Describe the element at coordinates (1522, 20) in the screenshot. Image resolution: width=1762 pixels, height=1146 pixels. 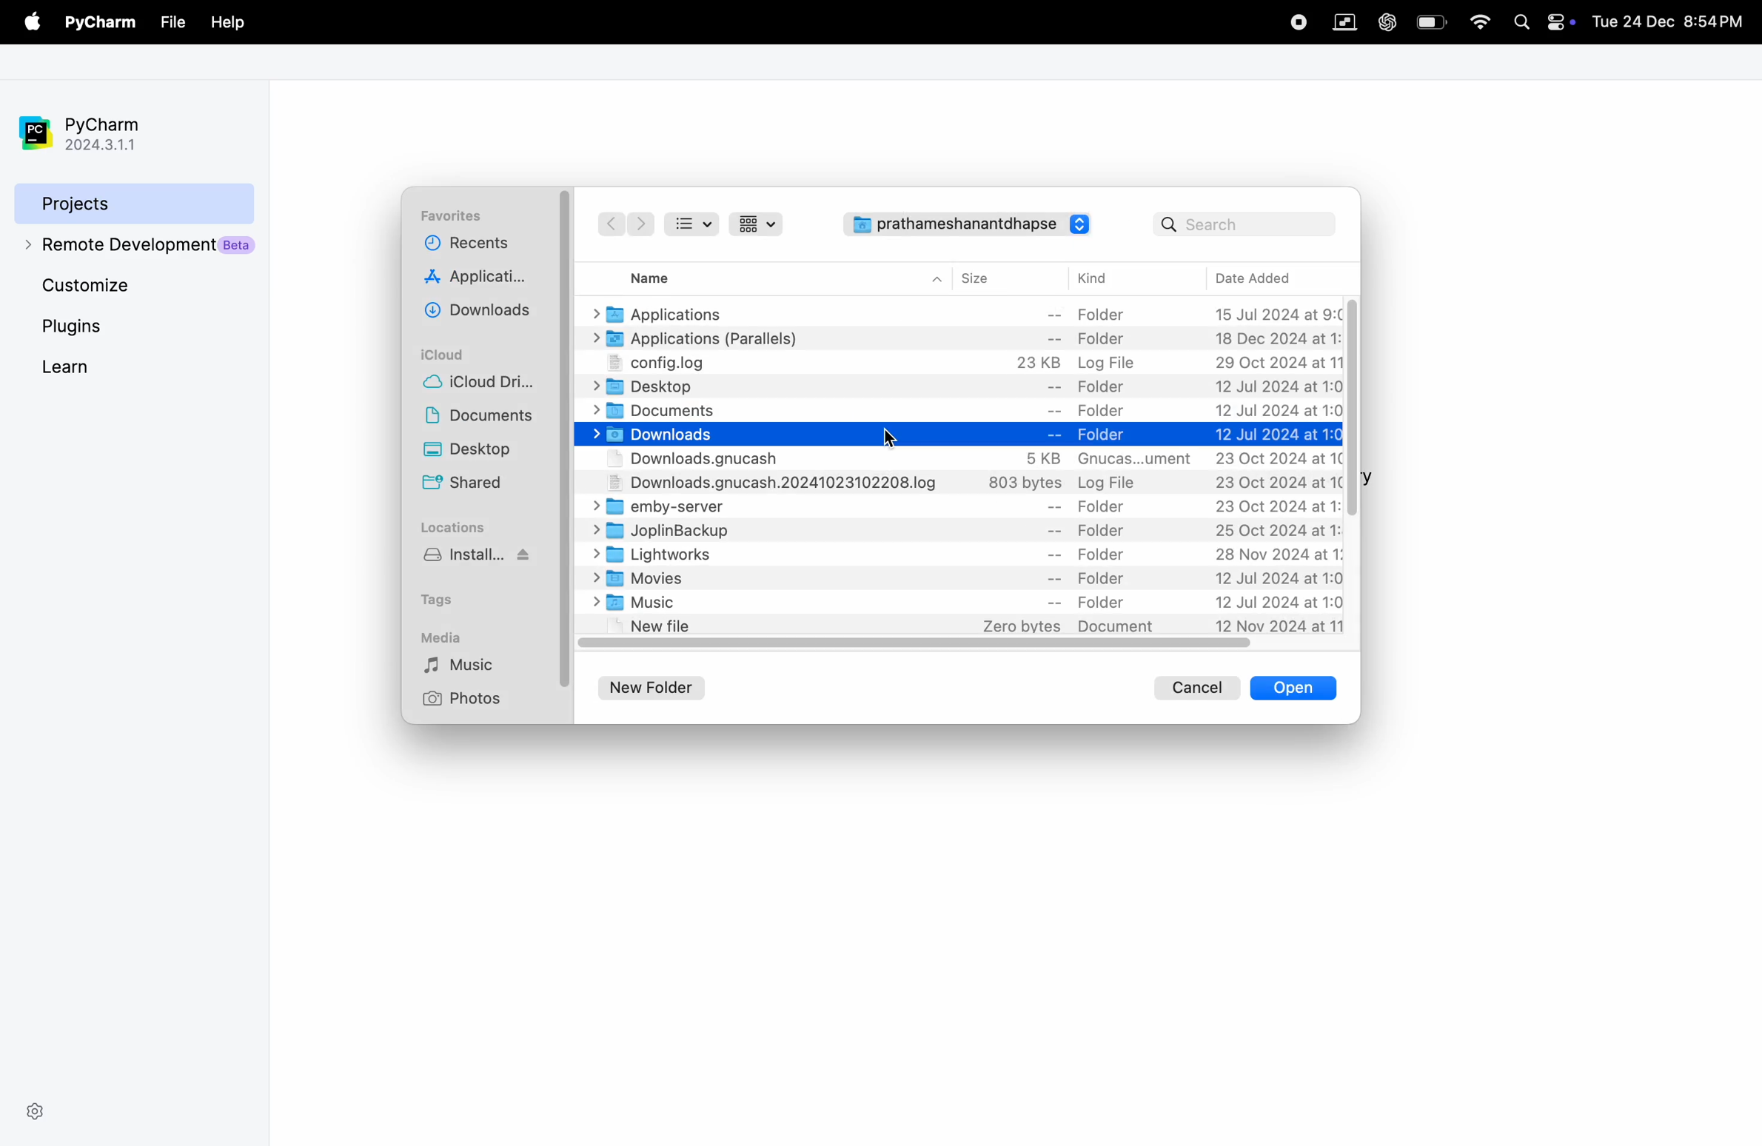
I see `search` at that location.